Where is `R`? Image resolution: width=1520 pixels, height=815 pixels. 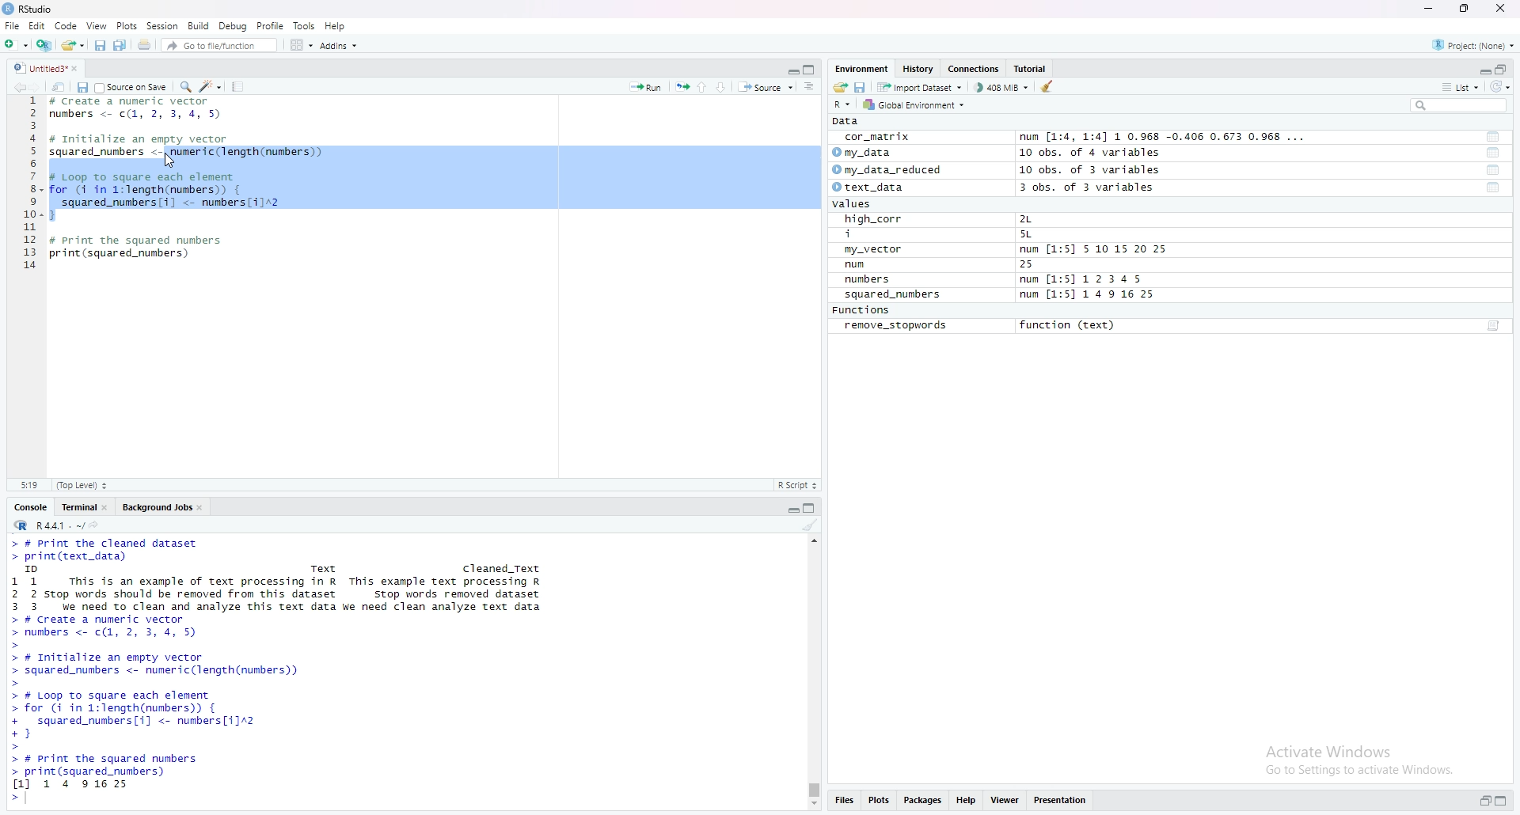
R is located at coordinates (844, 104).